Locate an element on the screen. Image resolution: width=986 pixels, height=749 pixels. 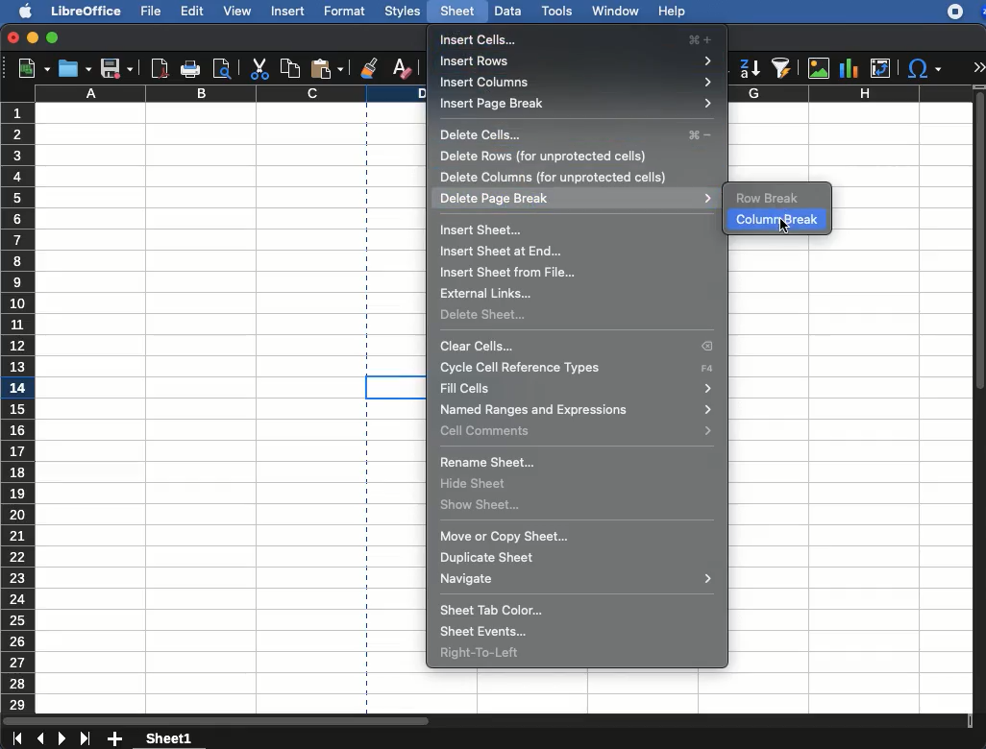
rename sheet is located at coordinates (492, 464).